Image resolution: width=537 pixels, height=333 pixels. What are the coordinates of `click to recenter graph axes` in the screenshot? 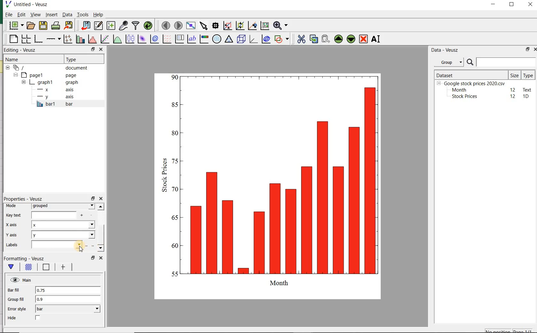 It's located at (252, 26).